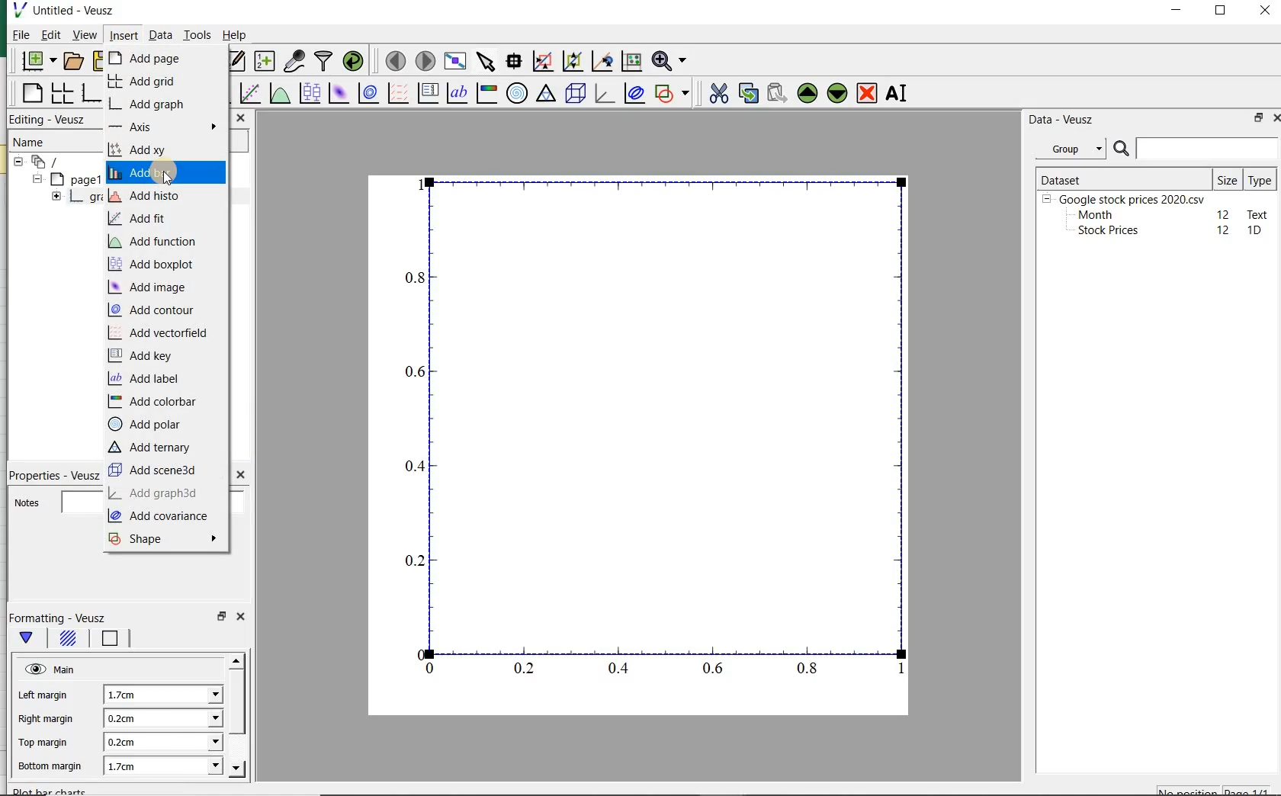 The image size is (1281, 796). Describe the element at coordinates (54, 162) in the screenshot. I see `document` at that location.